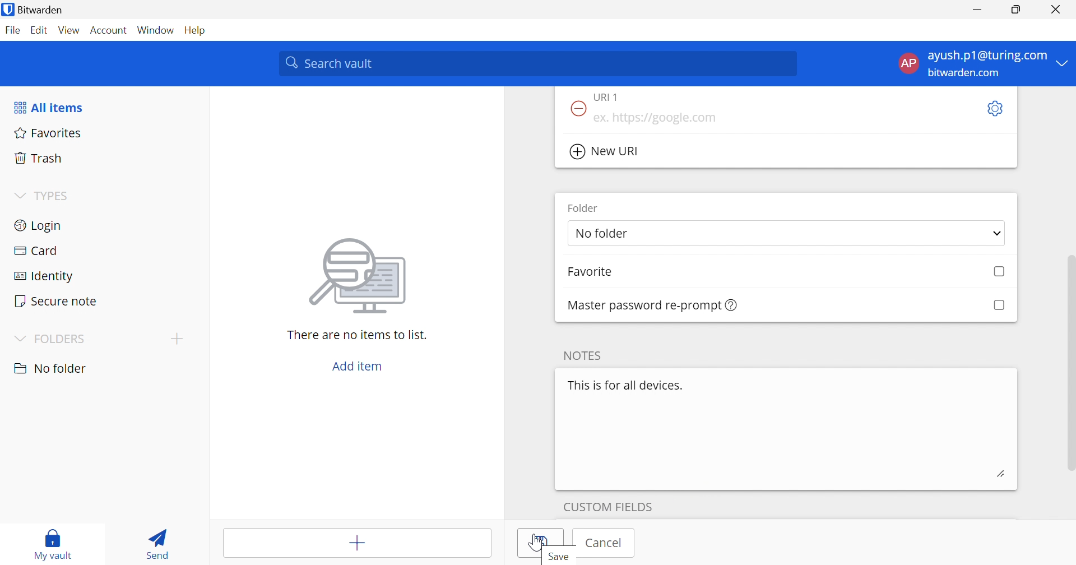 This screenshot has height=565, width=1076. I want to click on bitwarden.com, so click(966, 73).